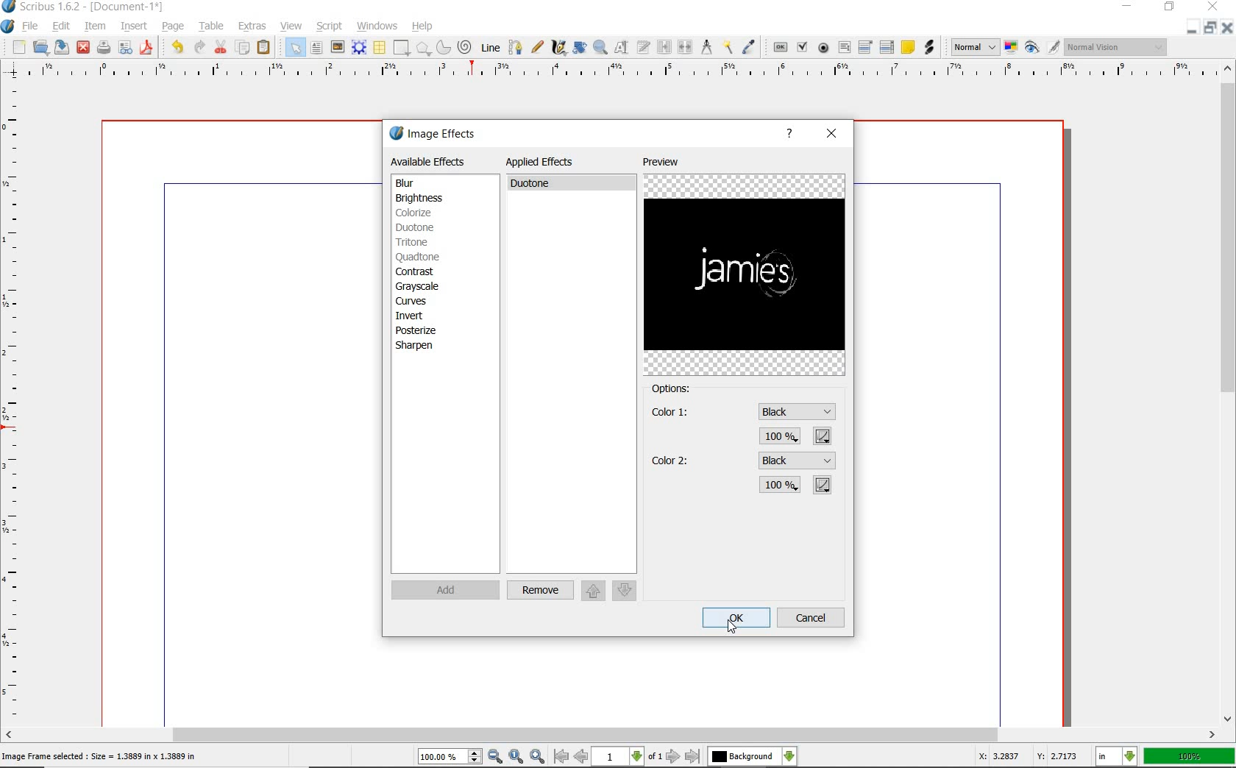 The width and height of the screenshot is (1236, 768). What do you see at coordinates (974, 49) in the screenshot?
I see `select image preview mode` at bounding box center [974, 49].